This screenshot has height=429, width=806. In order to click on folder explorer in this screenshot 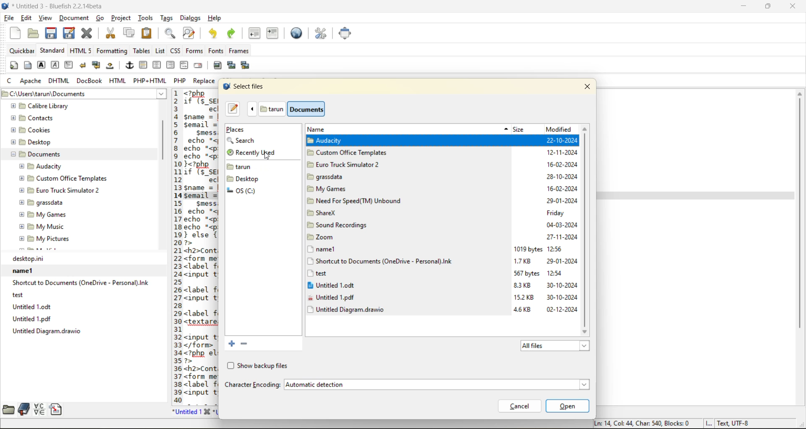, I will do `click(75, 177)`.